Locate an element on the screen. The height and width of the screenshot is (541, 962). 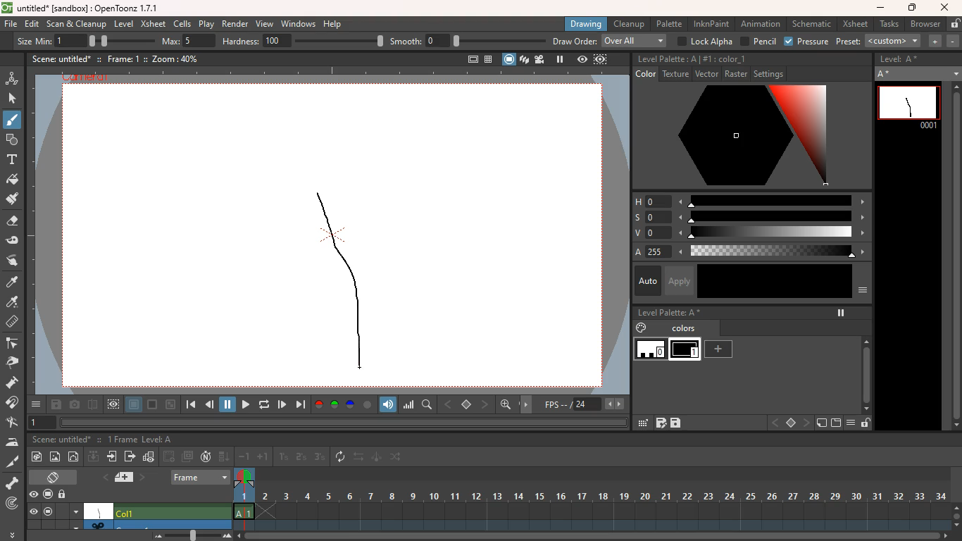
h is located at coordinates (647, 201).